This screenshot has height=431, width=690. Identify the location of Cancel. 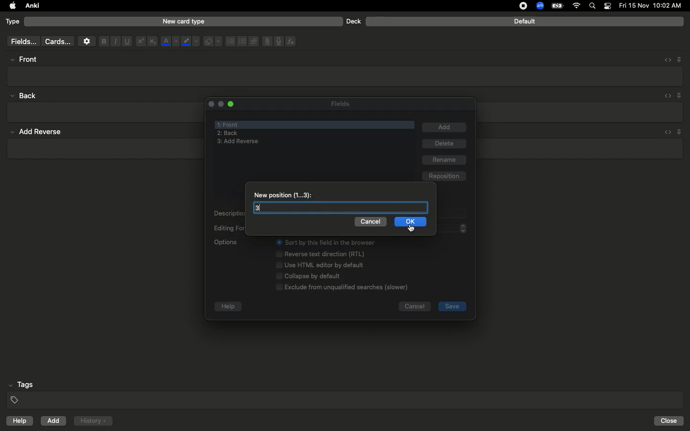
(414, 307).